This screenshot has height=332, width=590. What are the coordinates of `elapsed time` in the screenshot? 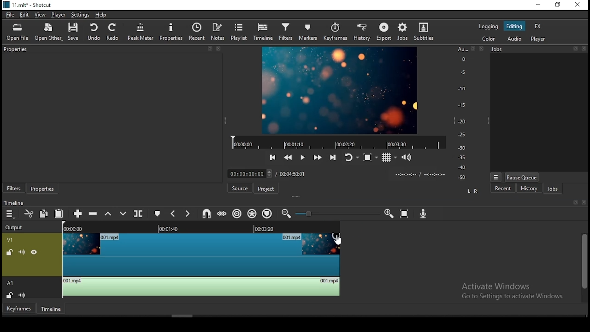 It's located at (248, 174).